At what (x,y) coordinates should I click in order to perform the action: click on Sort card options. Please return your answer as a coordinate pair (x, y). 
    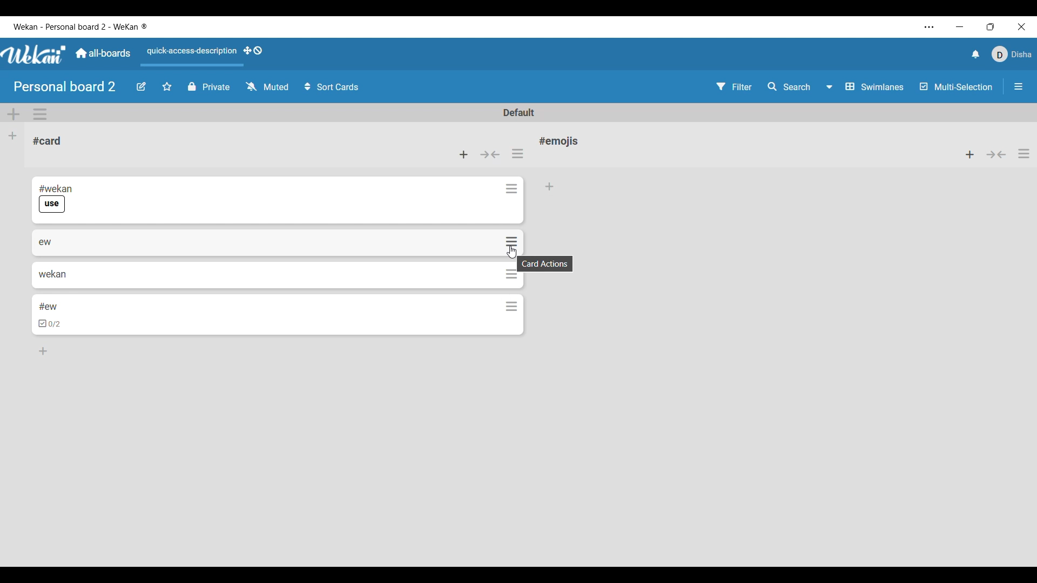
    Looking at the image, I should click on (332, 86).